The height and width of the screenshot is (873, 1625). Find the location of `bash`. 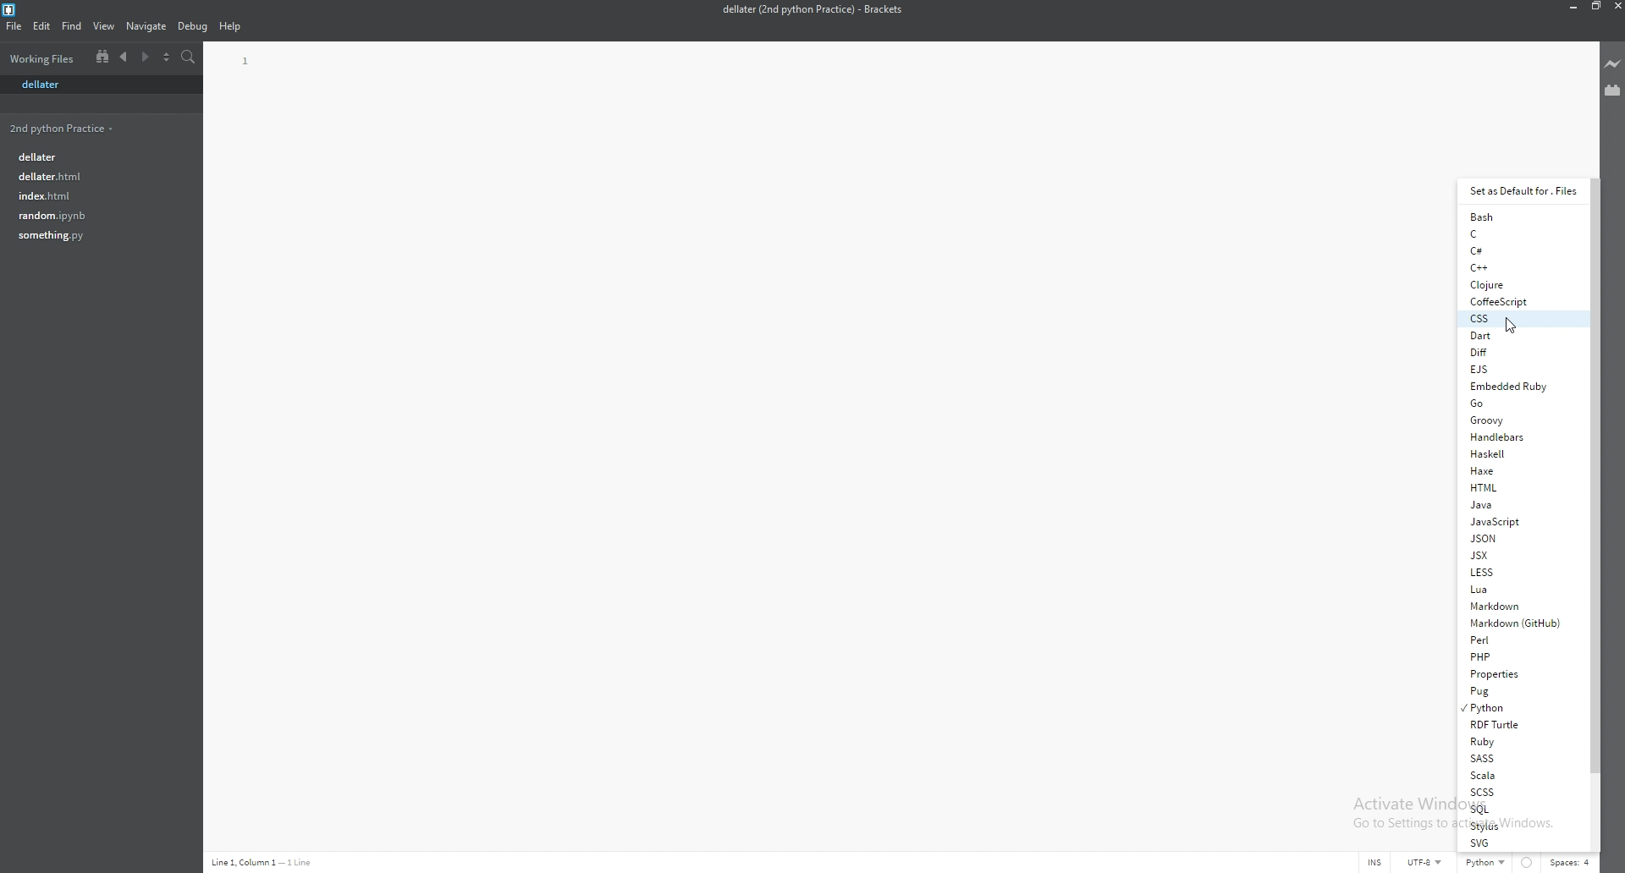

bash is located at coordinates (1521, 217).